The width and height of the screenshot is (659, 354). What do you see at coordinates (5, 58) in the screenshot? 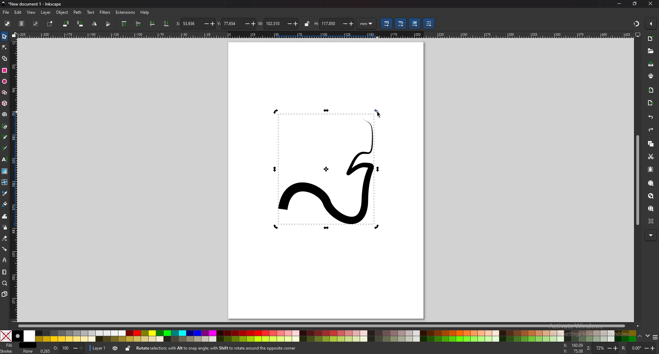
I see `shape builder` at bounding box center [5, 58].